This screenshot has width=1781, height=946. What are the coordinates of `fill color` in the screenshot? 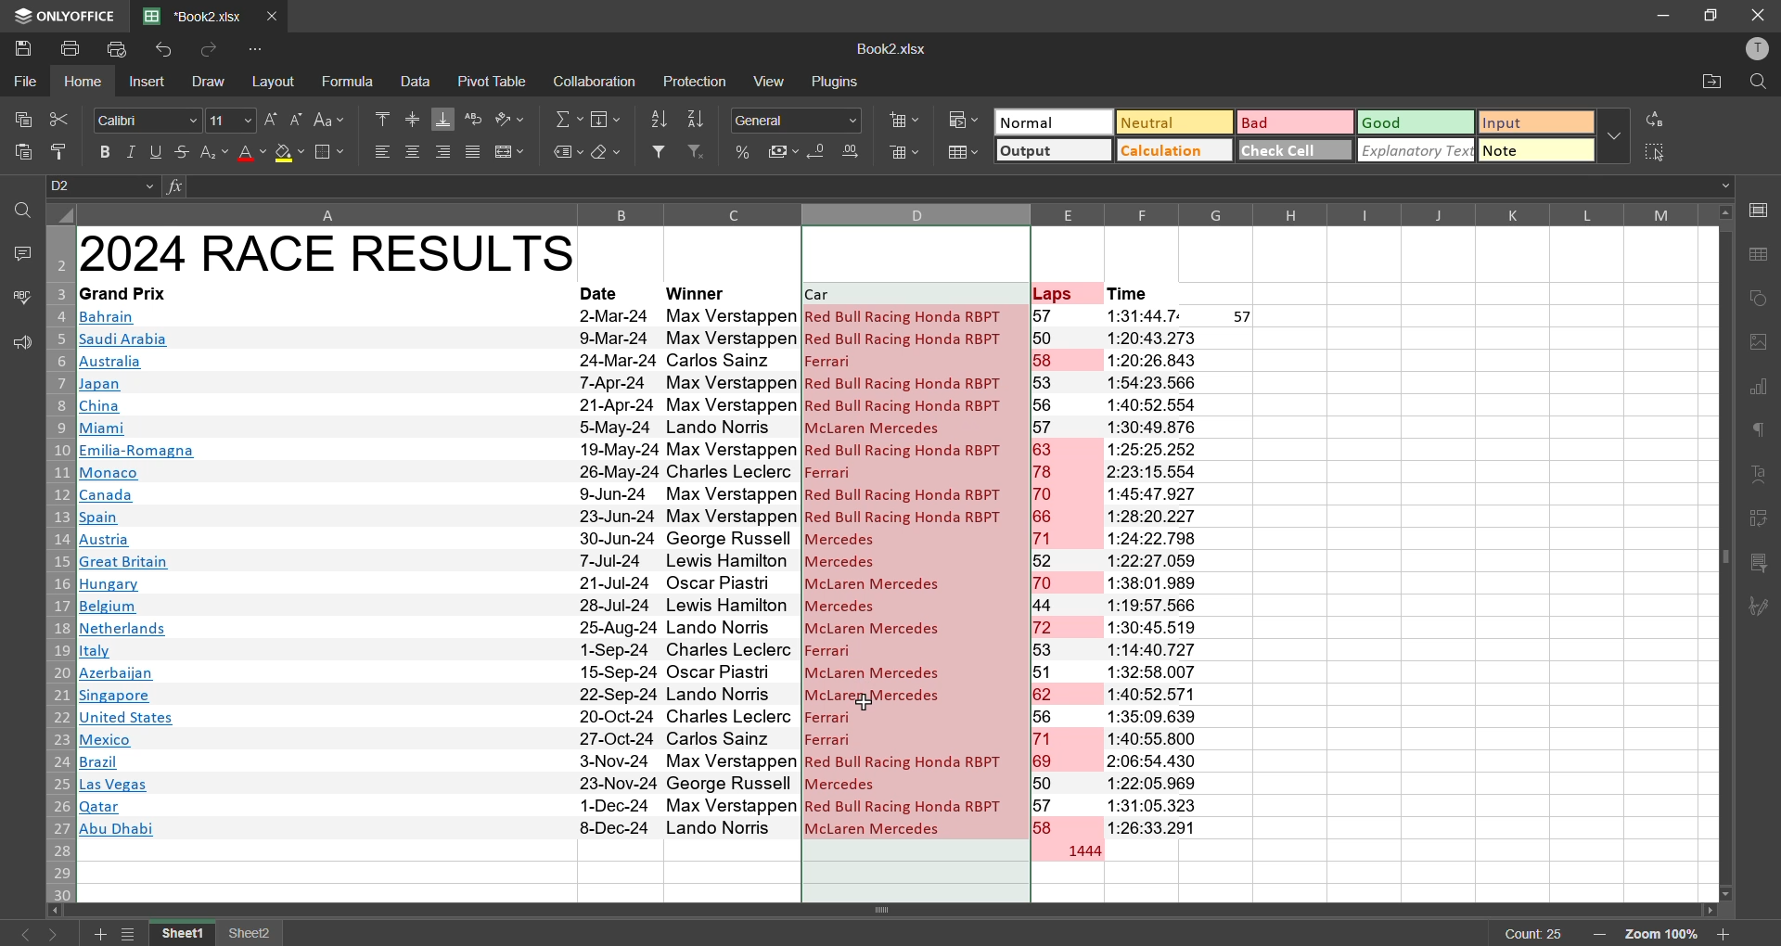 It's located at (289, 154).